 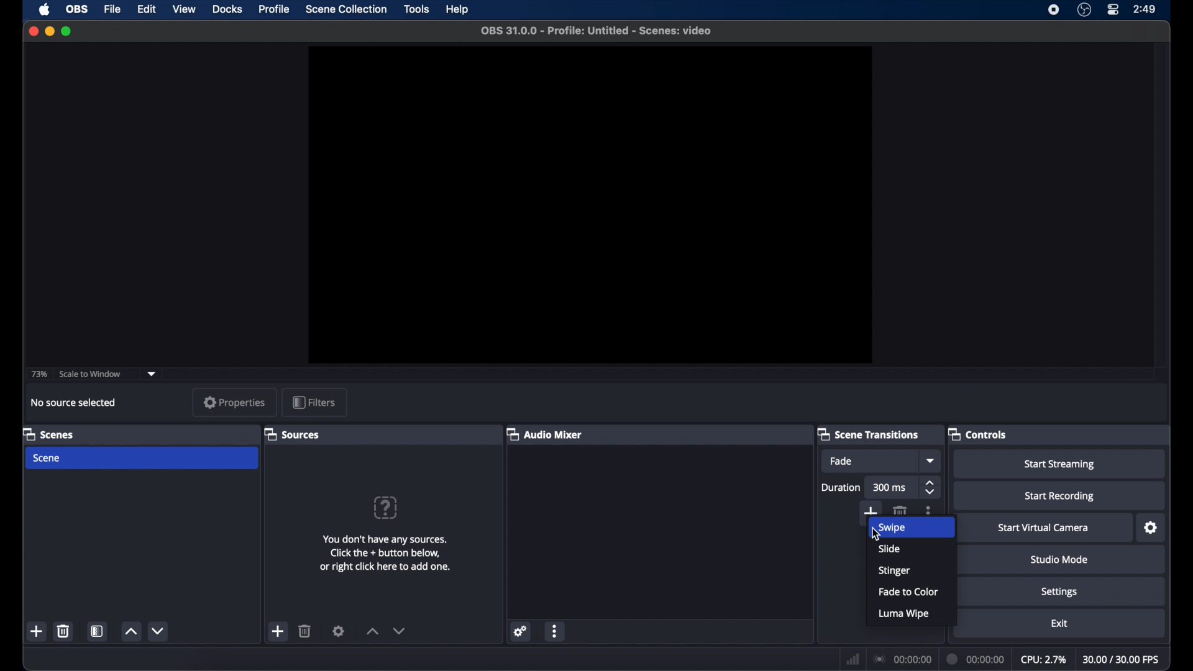 What do you see at coordinates (1059, 624) in the screenshot?
I see `exit` at bounding box center [1059, 624].